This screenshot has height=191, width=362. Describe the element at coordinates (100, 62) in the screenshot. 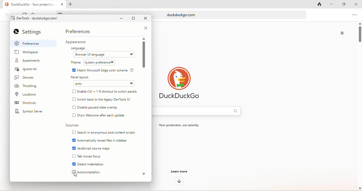

I see `system preference` at that location.